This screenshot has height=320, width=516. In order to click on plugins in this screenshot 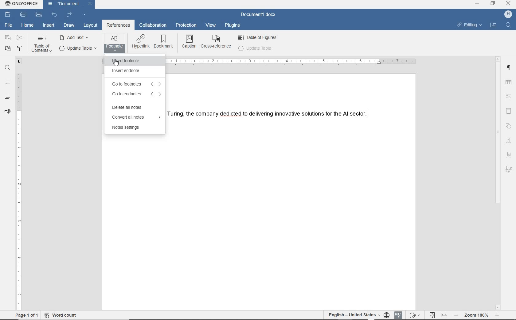, I will do `click(234, 26)`.